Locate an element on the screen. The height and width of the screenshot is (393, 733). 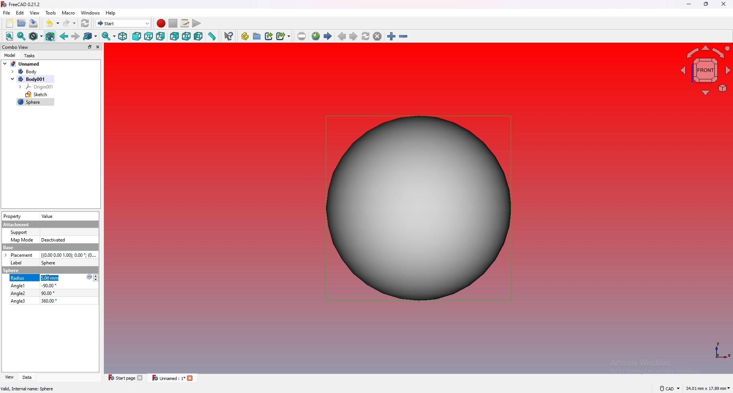
radius 5.00mm is located at coordinates (37, 279).